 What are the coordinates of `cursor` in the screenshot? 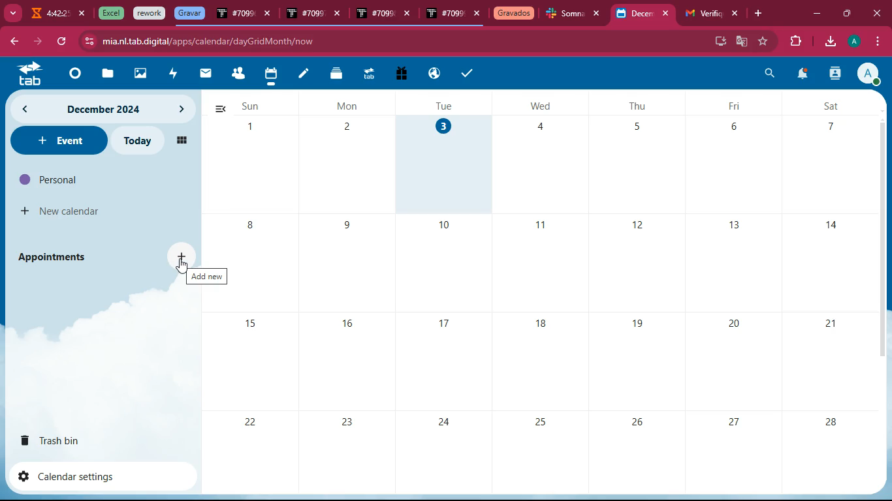 It's located at (182, 269).